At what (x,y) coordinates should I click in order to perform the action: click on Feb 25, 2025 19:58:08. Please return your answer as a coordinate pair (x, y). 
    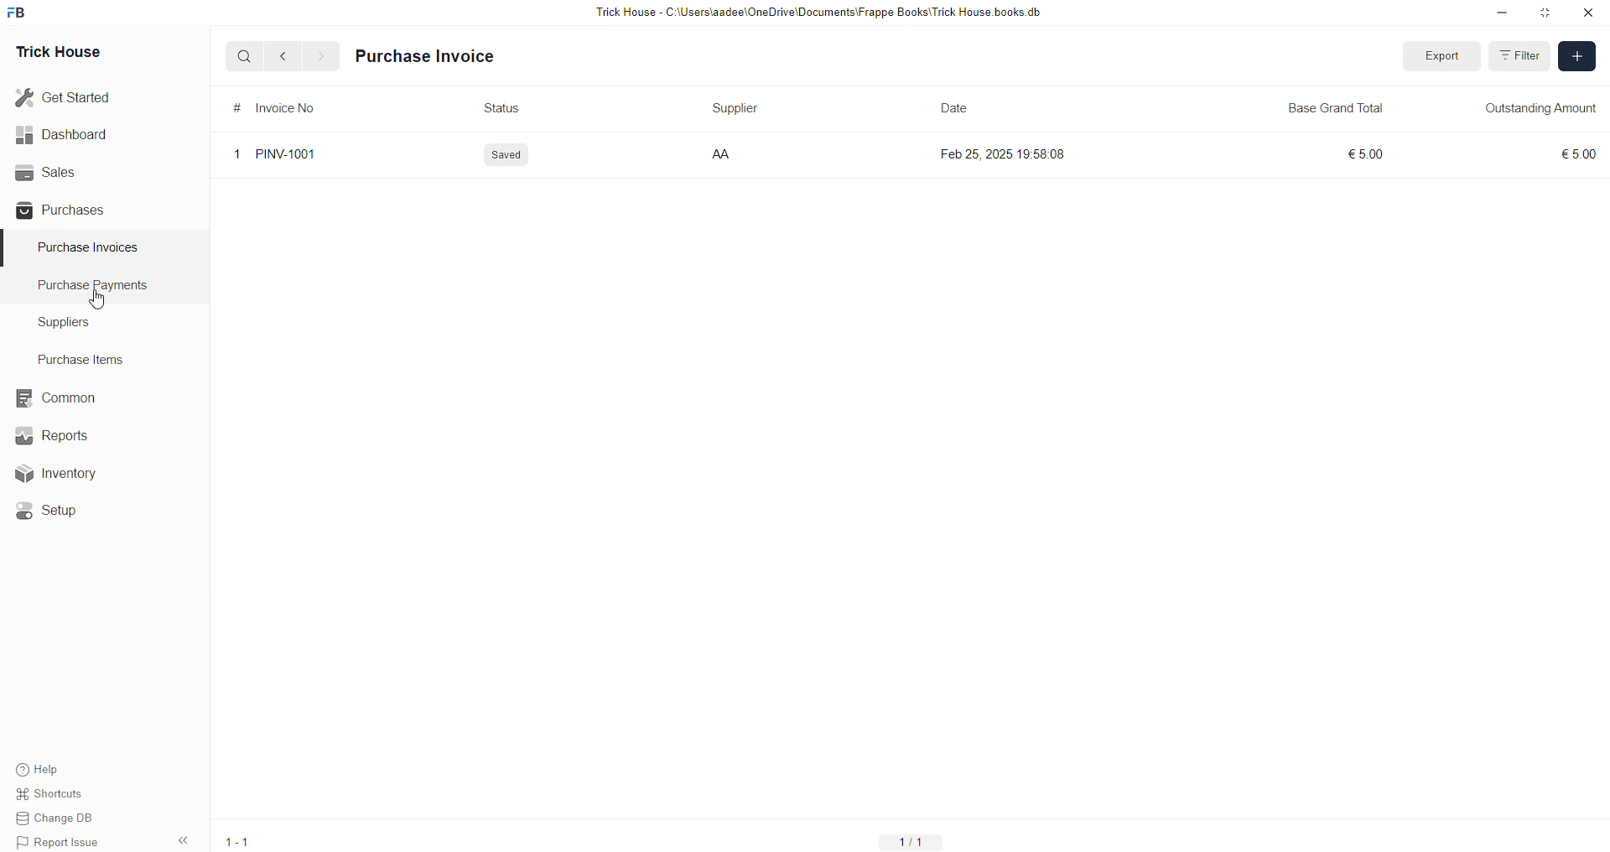
    Looking at the image, I should click on (1001, 154).